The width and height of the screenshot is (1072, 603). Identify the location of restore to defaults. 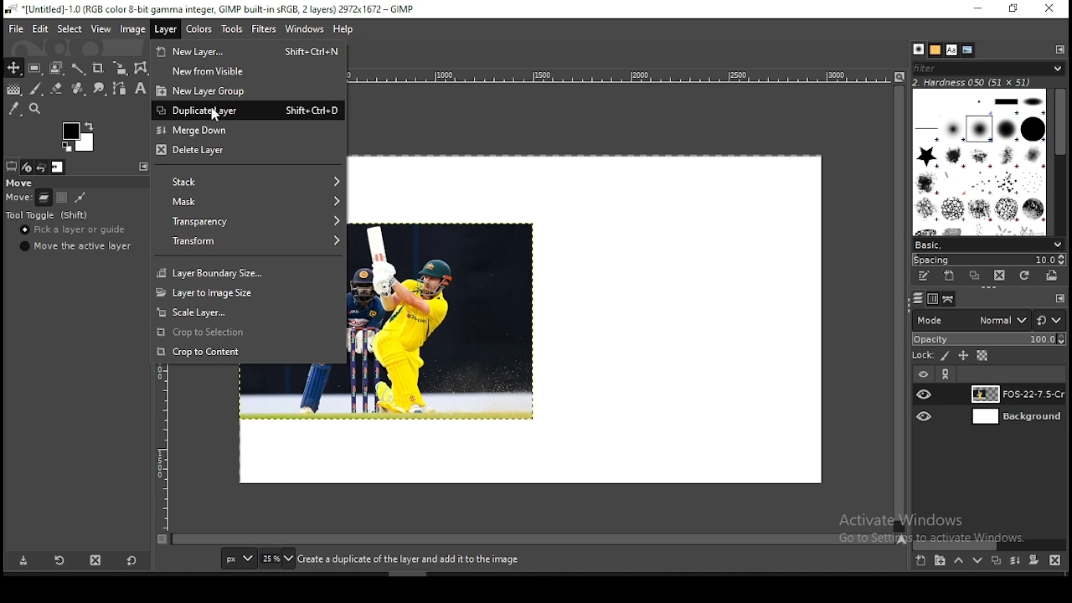
(133, 559).